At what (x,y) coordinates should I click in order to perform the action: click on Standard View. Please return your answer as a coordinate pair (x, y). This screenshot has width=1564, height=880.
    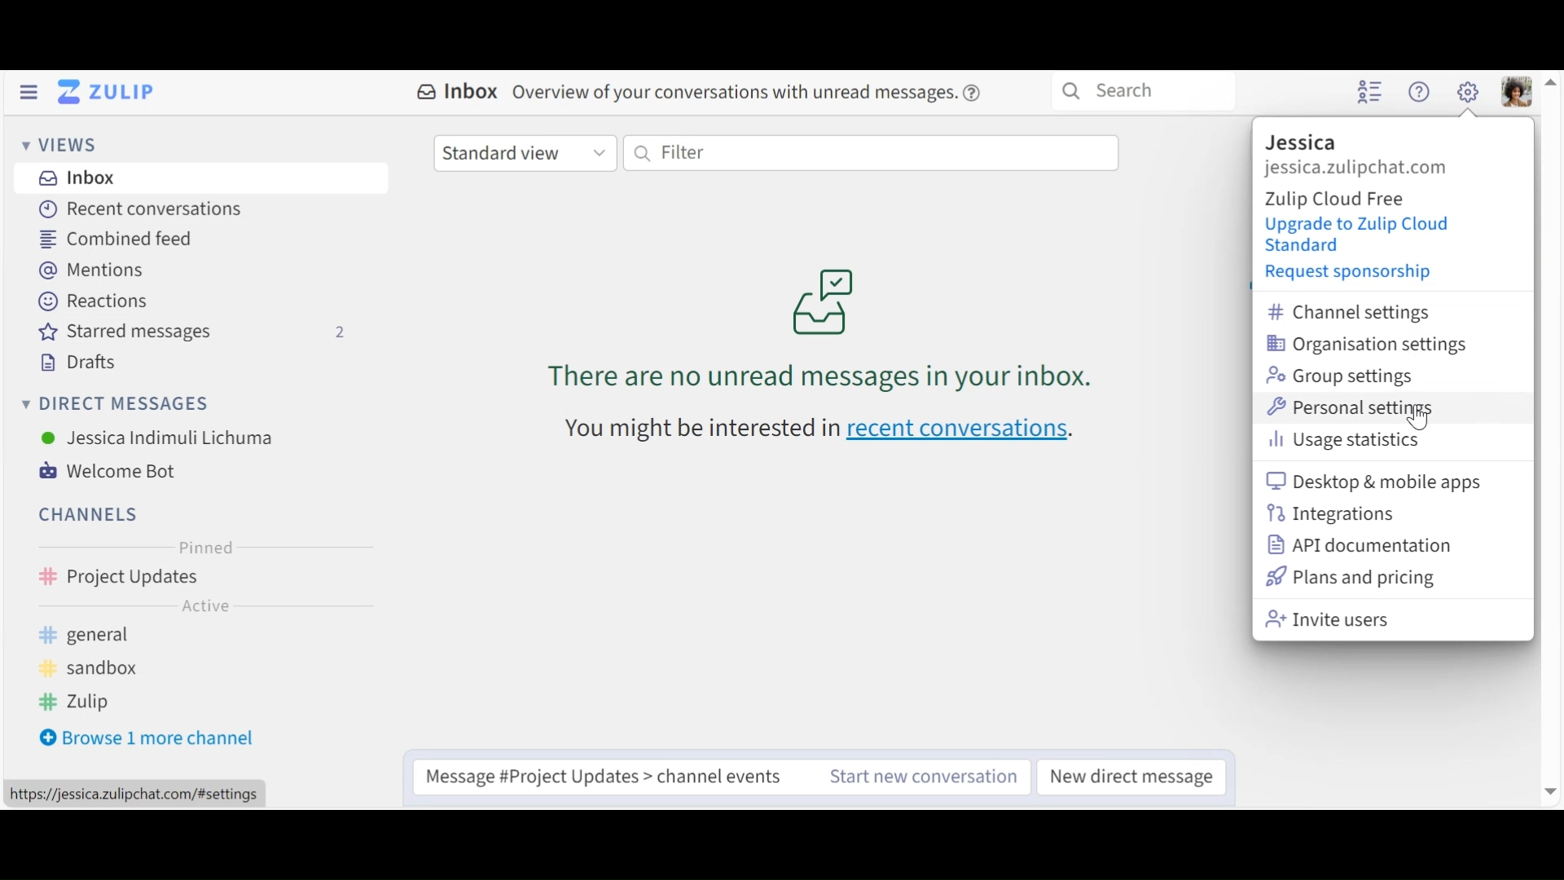
    Looking at the image, I should click on (525, 152).